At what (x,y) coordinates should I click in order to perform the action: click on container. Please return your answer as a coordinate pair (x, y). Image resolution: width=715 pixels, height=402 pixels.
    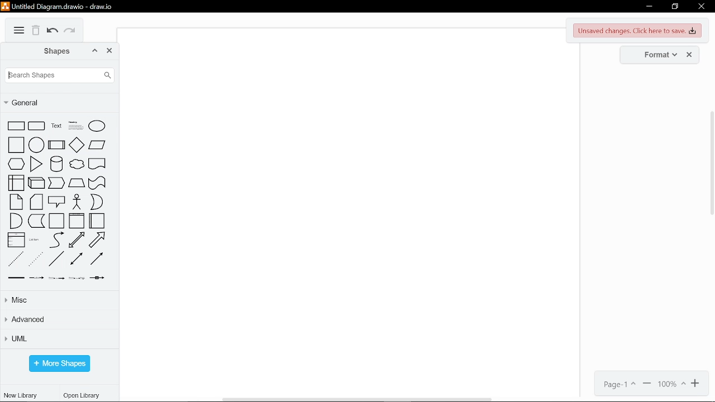
    Looking at the image, I should click on (56, 222).